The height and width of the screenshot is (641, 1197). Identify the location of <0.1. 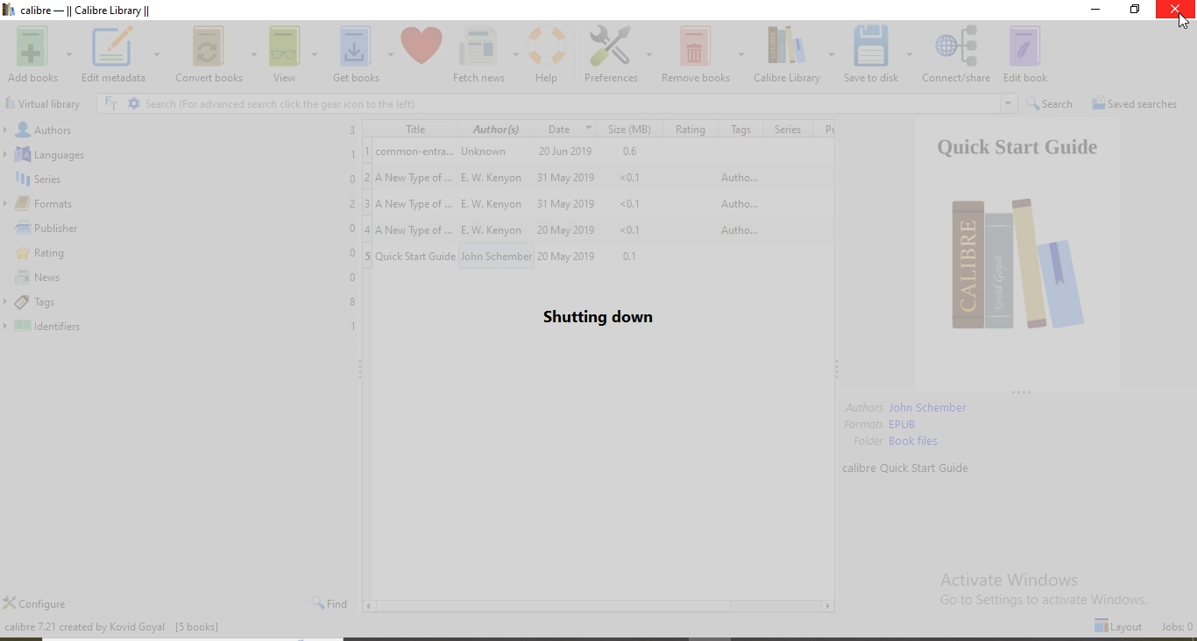
(636, 177).